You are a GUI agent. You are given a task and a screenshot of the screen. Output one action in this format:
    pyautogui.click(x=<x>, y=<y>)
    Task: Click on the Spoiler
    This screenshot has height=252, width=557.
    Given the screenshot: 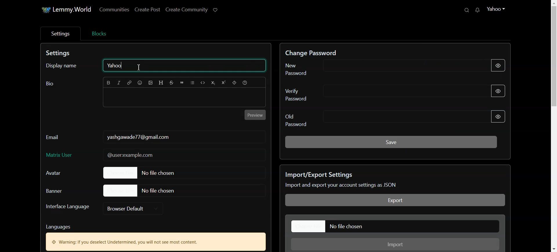 What is the action you would take?
    pyautogui.click(x=234, y=83)
    